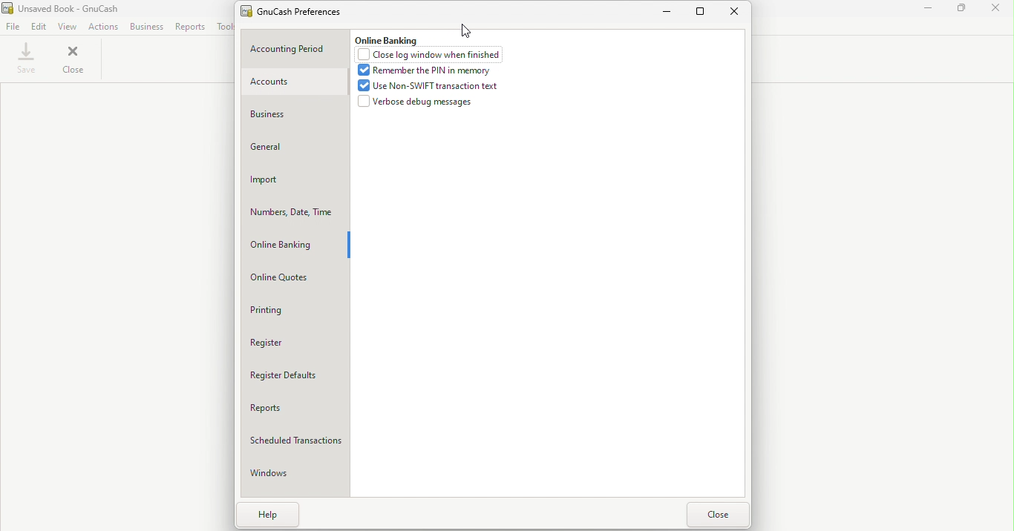 Image resolution: width=1014 pixels, height=531 pixels. What do you see at coordinates (189, 27) in the screenshot?
I see `Reports` at bounding box center [189, 27].